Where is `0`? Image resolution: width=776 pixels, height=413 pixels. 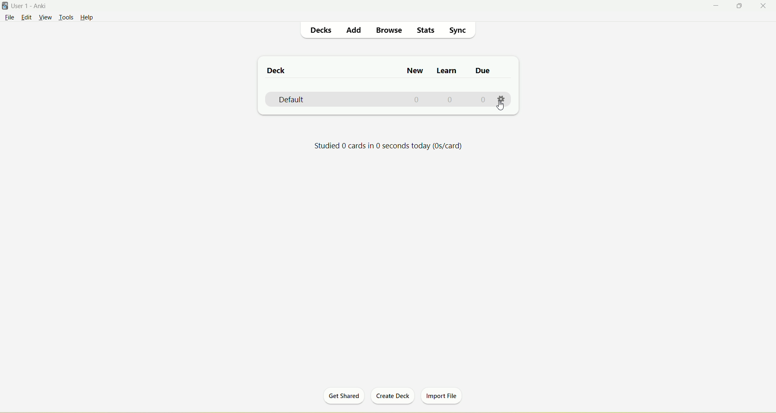 0 is located at coordinates (484, 99).